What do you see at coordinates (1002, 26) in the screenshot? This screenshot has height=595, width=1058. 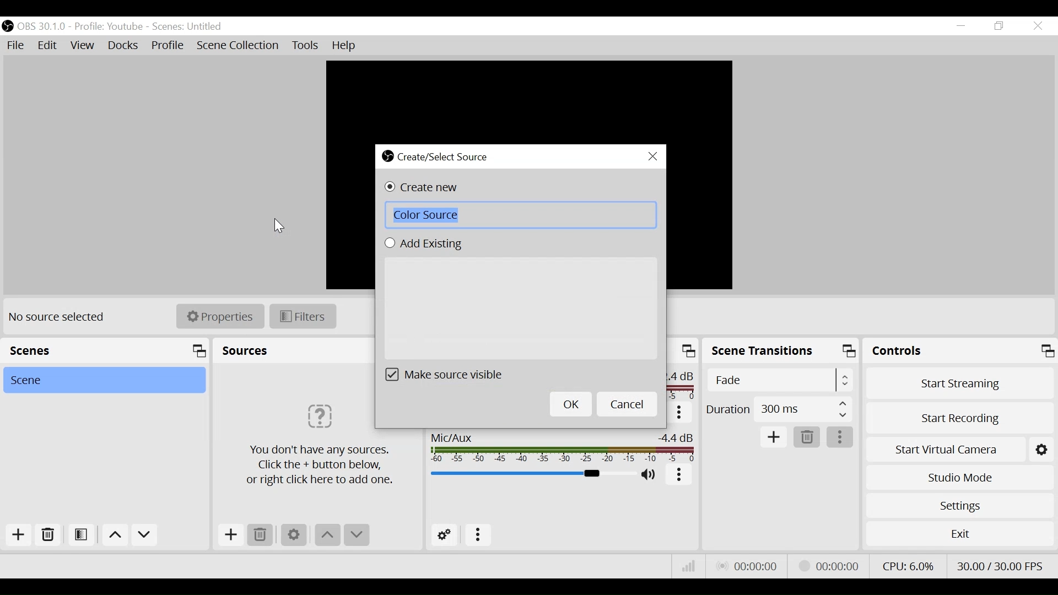 I see `Restore` at bounding box center [1002, 26].